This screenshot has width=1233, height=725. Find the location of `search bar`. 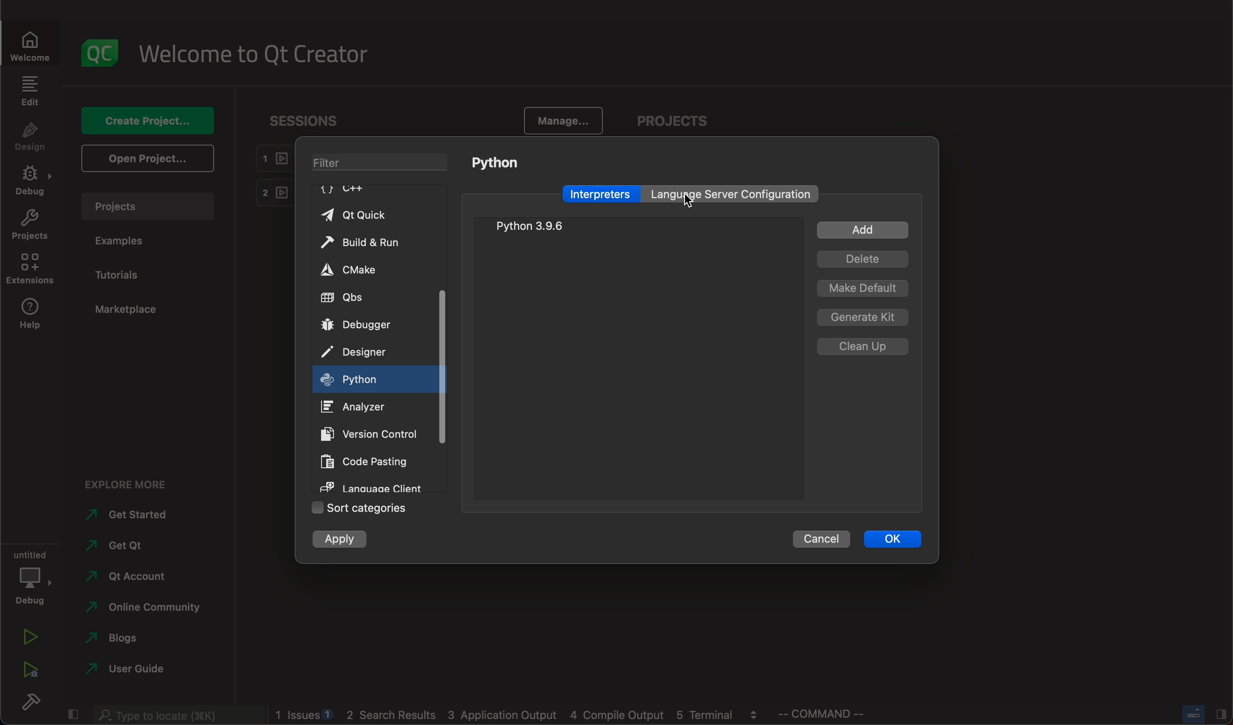

search bar is located at coordinates (176, 715).